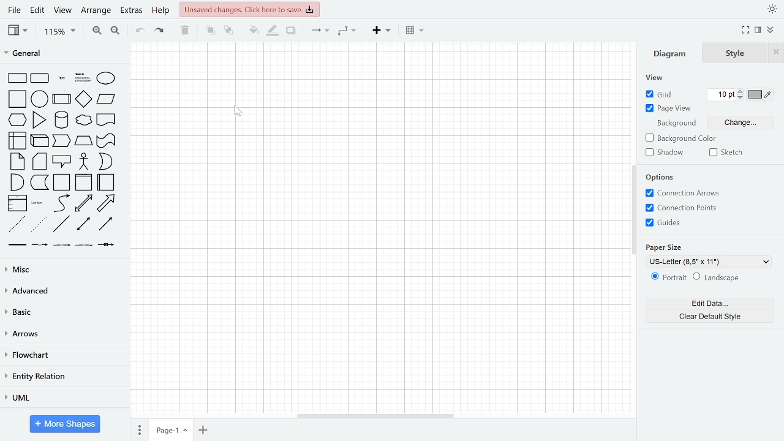  What do you see at coordinates (414, 31) in the screenshot?
I see `table` at bounding box center [414, 31].